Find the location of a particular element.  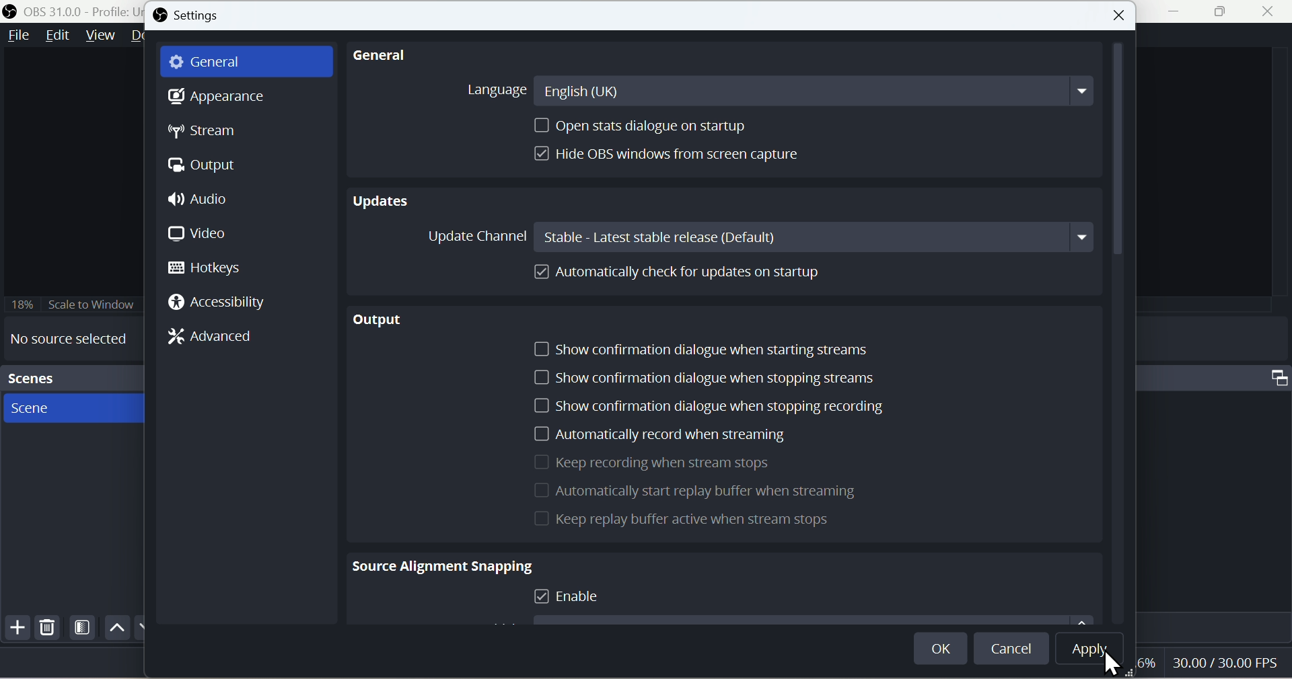

OBS 31.0.0 - Policy Untitled - Scene : New Scene is located at coordinates (73, 11).